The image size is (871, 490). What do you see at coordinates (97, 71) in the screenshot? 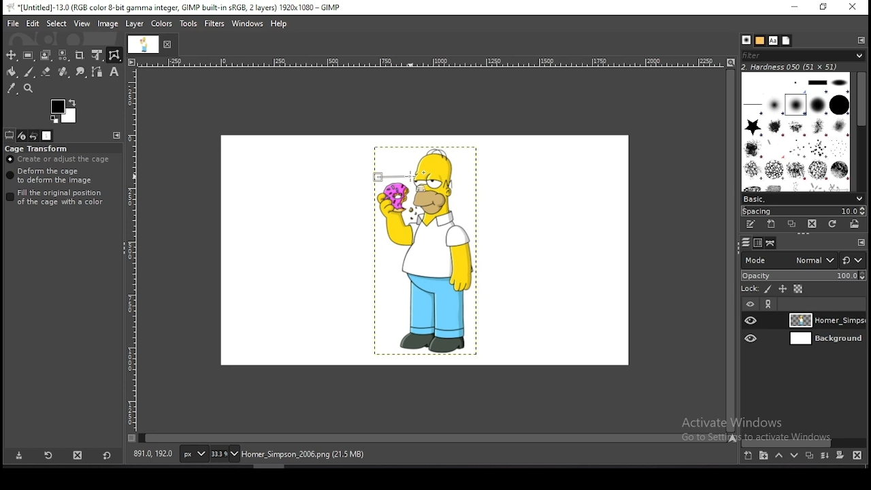
I see `paths tool` at bounding box center [97, 71].